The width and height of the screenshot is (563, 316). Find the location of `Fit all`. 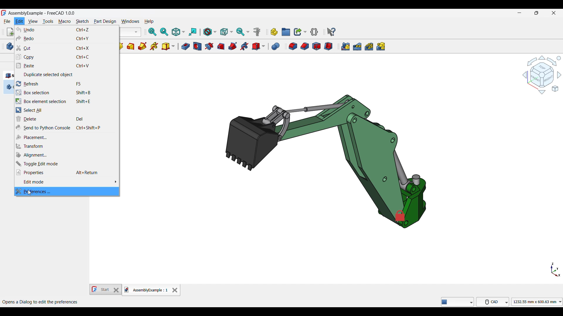

Fit all is located at coordinates (153, 32).